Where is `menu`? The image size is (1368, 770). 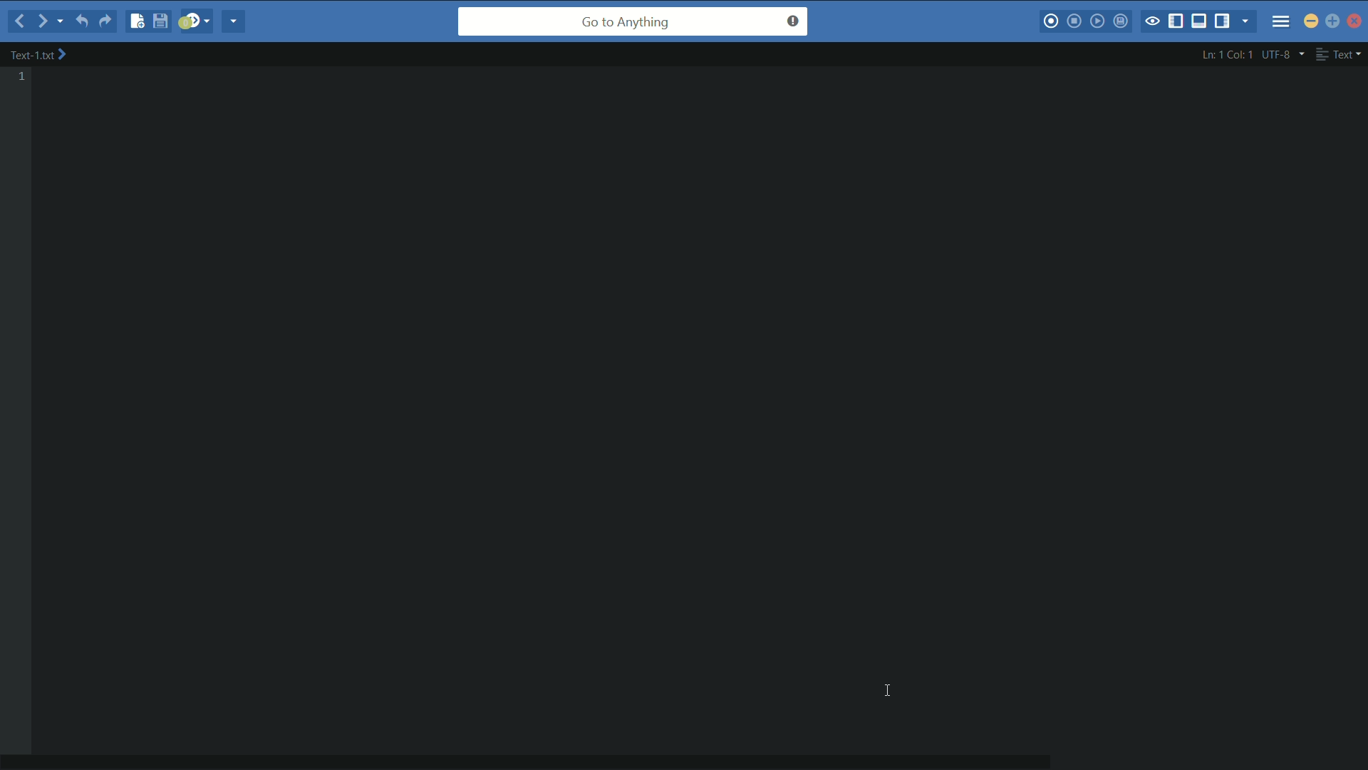 menu is located at coordinates (1282, 23).